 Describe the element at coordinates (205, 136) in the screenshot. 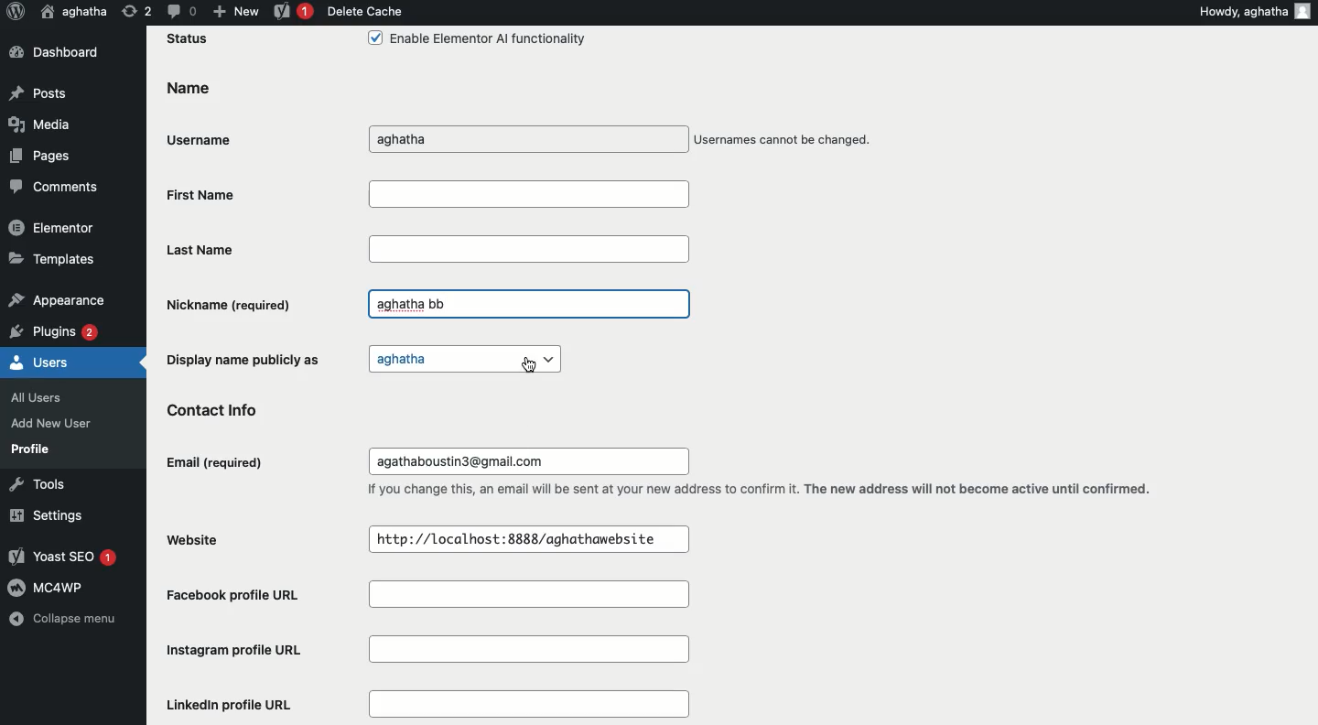

I see `Username` at that location.